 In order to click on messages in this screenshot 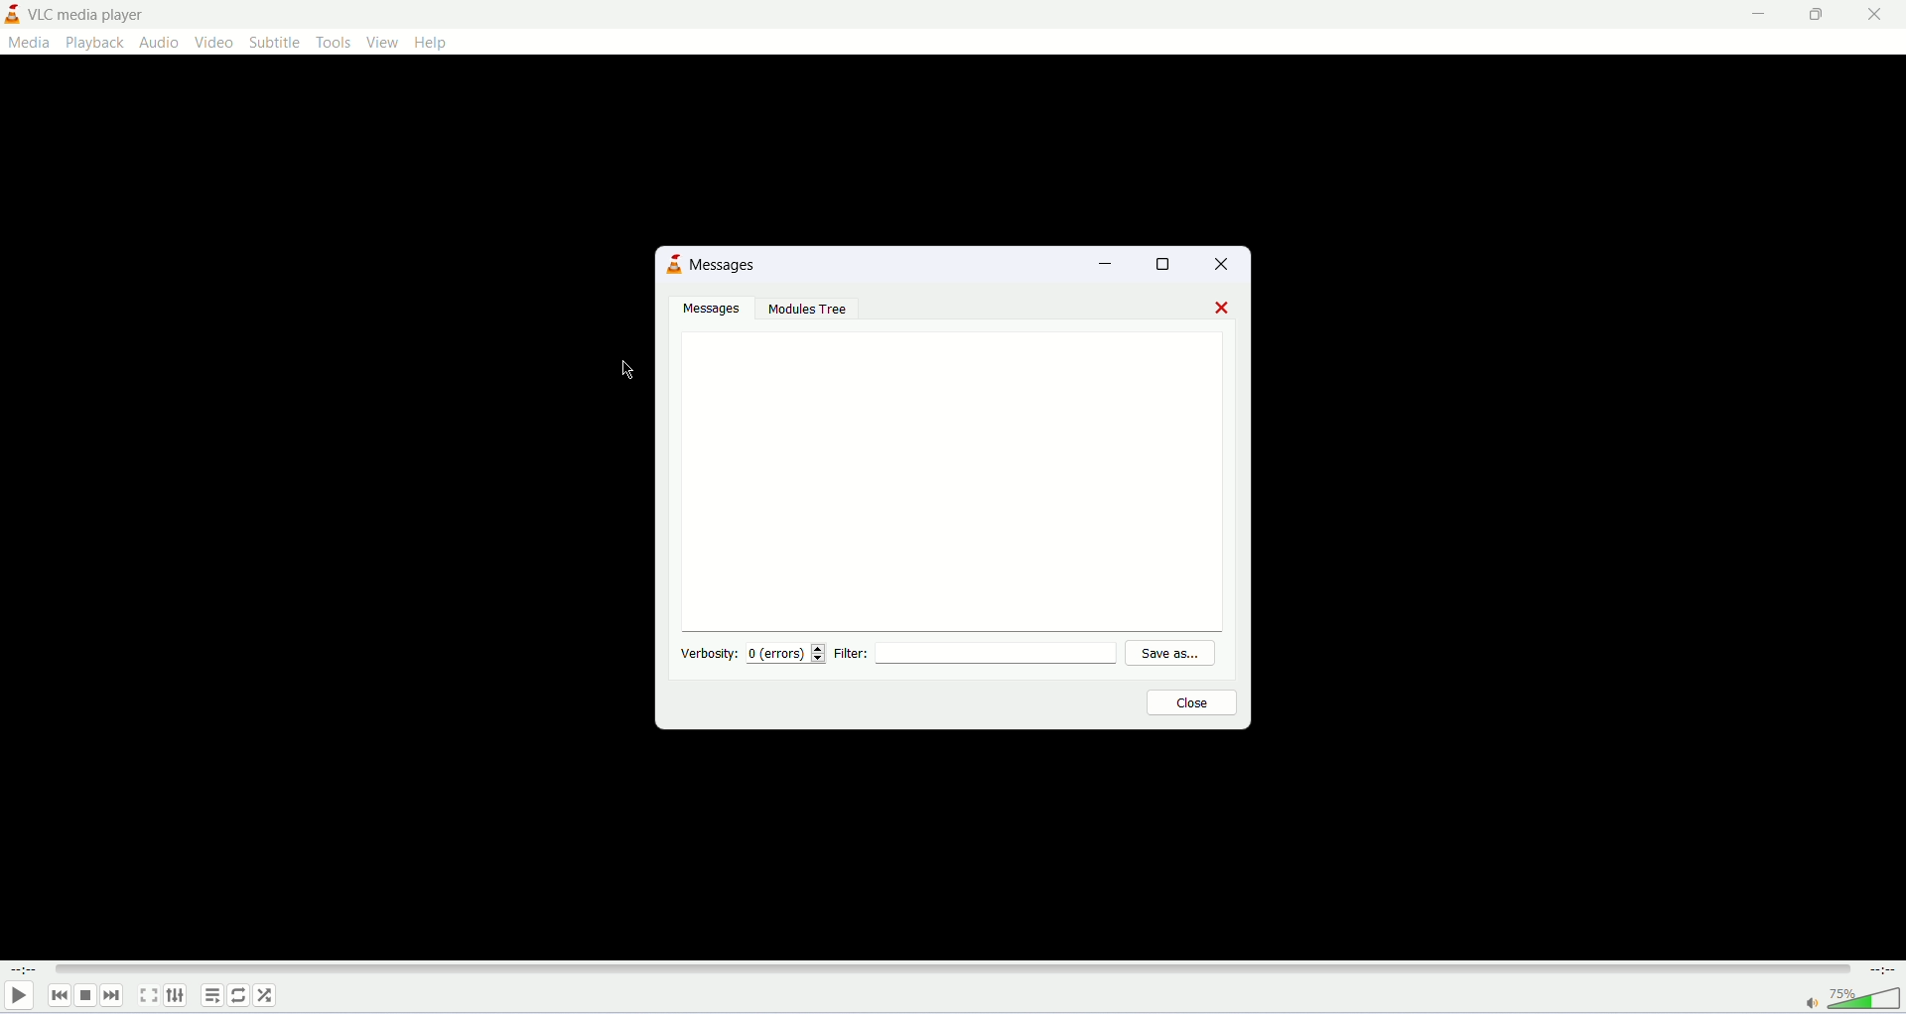, I will do `click(716, 308)`.